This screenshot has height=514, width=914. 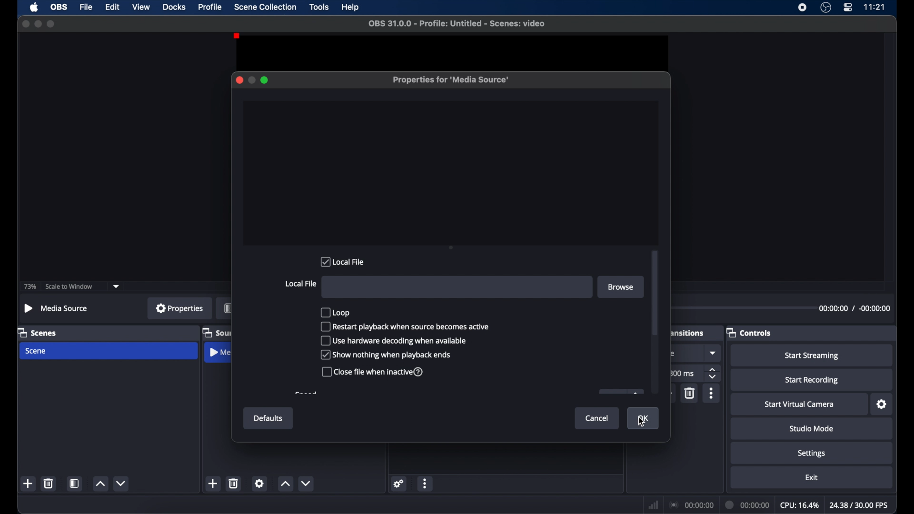 What do you see at coordinates (714, 353) in the screenshot?
I see `dropdown` at bounding box center [714, 353].